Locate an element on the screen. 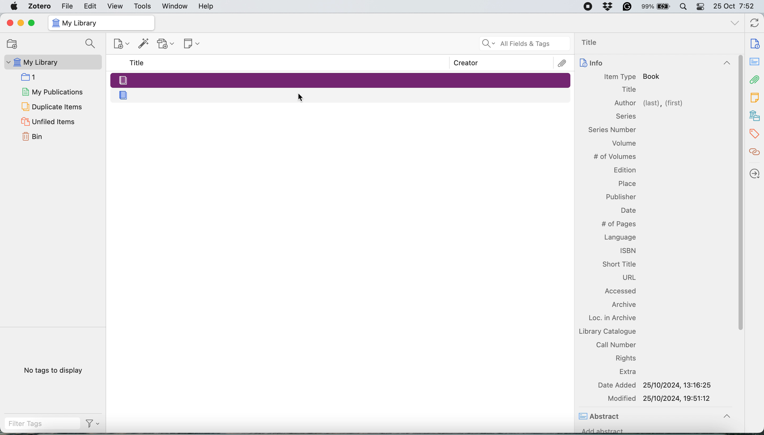 This screenshot has width=764, height=435. Blank Entry 1 Selected is located at coordinates (340, 79).